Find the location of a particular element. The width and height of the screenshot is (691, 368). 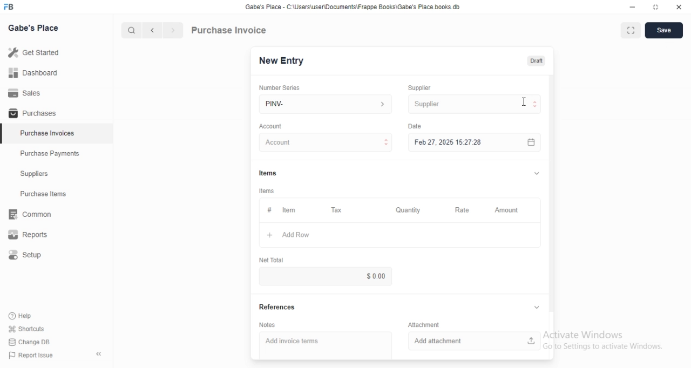

Add invoice terms is located at coordinates (326, 345).